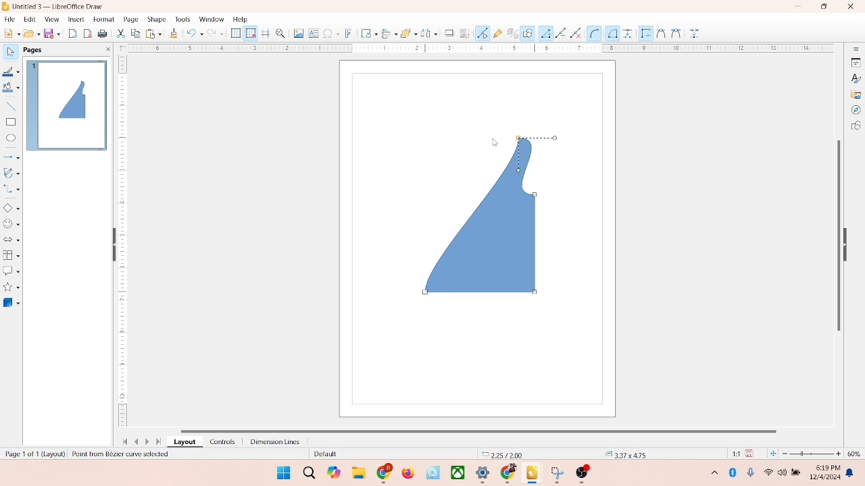  Describe the element at coordinates (489, 429) in the screenshot. I see `horizontal scroll bar` at that location.